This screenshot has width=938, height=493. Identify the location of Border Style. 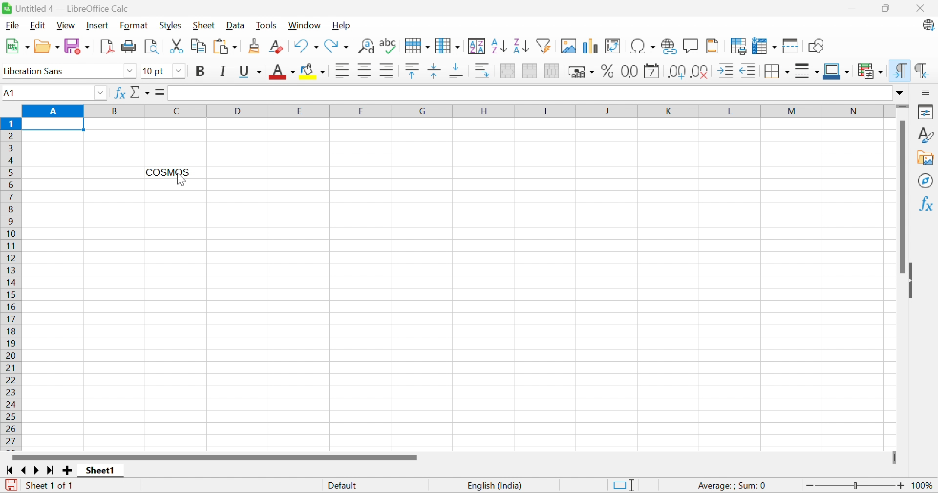
(808, 71).